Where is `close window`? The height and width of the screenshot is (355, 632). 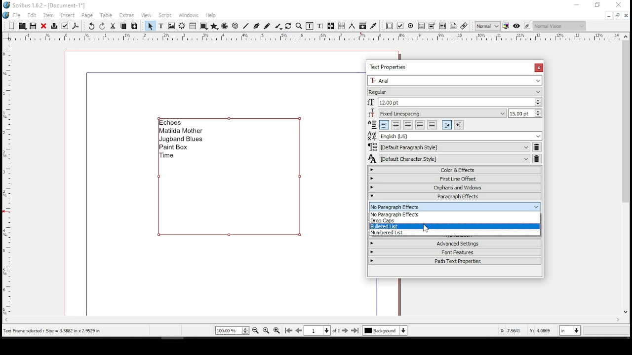
close window is located at coordinates (626, 15).